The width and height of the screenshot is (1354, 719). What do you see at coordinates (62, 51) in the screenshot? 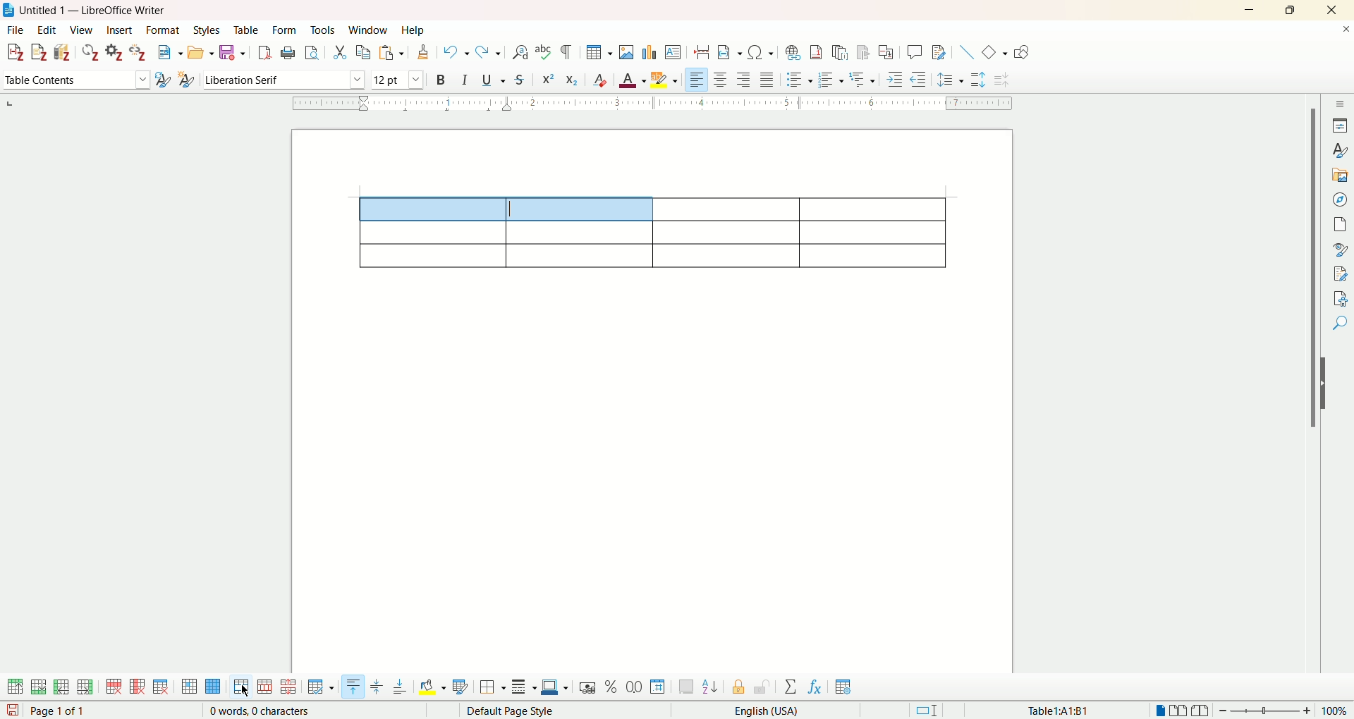
I see `add bibliography` at bounding box center [62, 51].